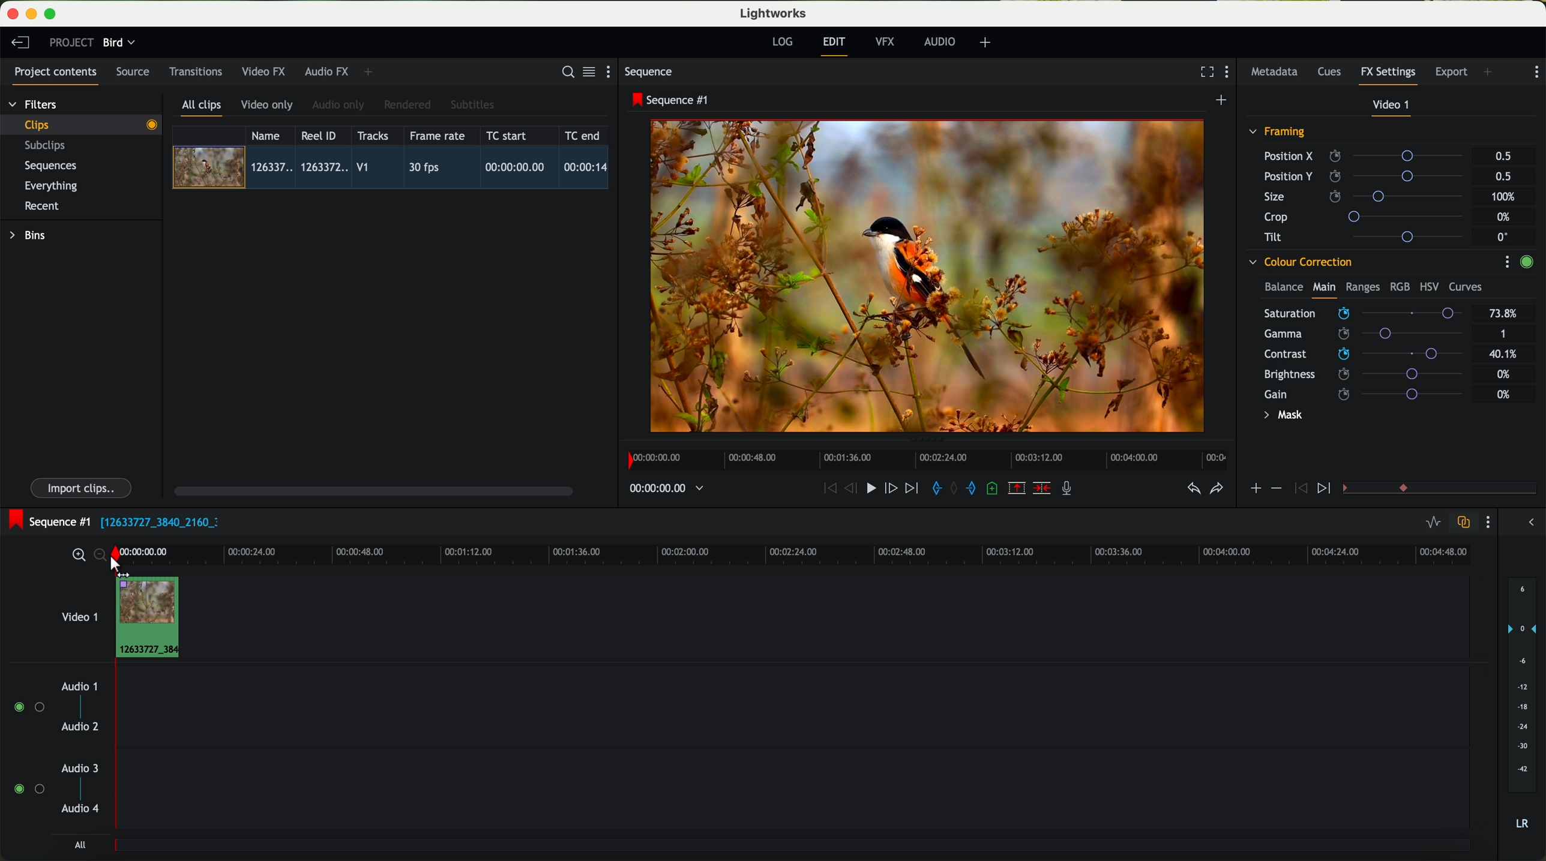  What do you see at coordinates (1042, 488) in the screenshot?
I see `delete/cut` at bounding box center [1042, 488].